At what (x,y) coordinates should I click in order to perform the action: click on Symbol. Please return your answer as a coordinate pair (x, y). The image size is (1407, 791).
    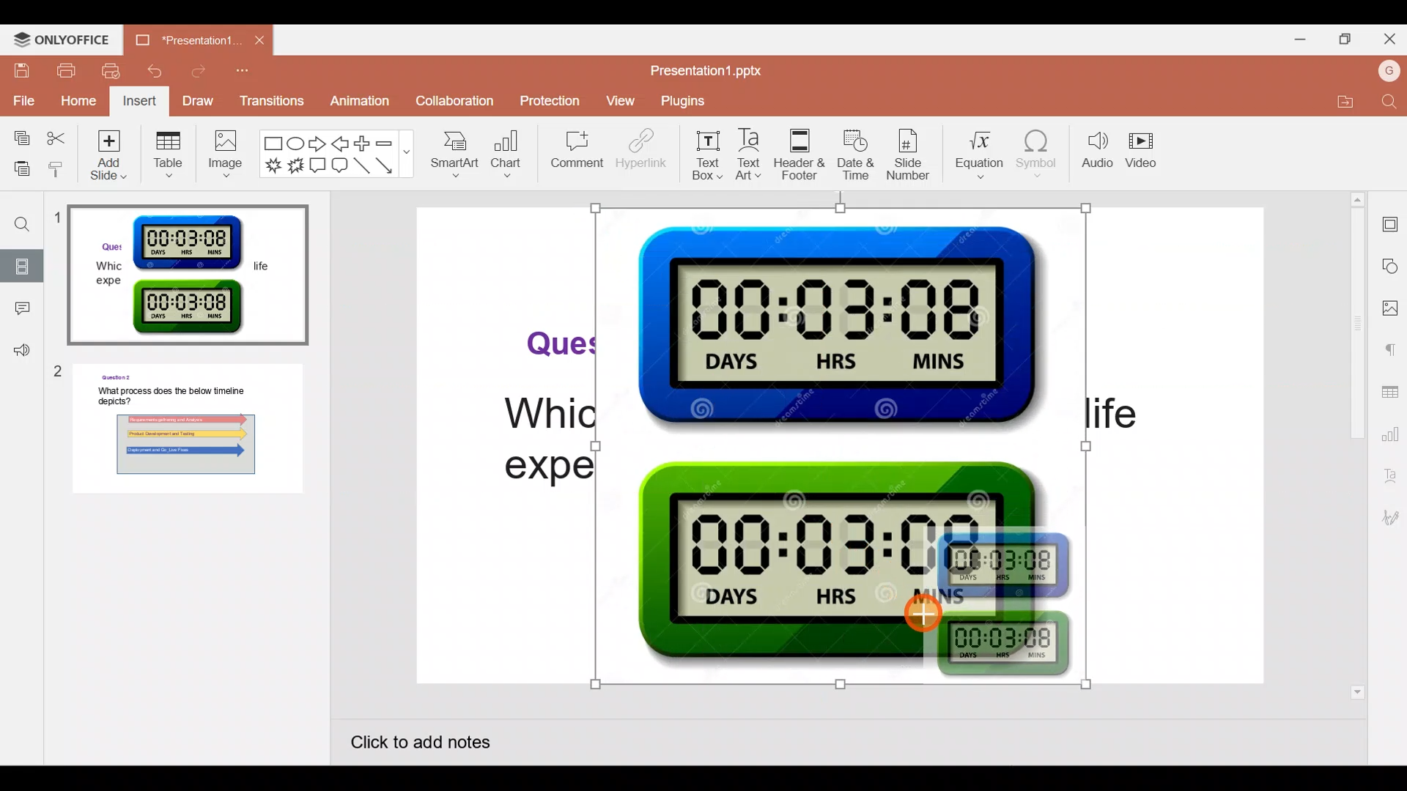
    Looking at the image, I should click on (1041, 152).